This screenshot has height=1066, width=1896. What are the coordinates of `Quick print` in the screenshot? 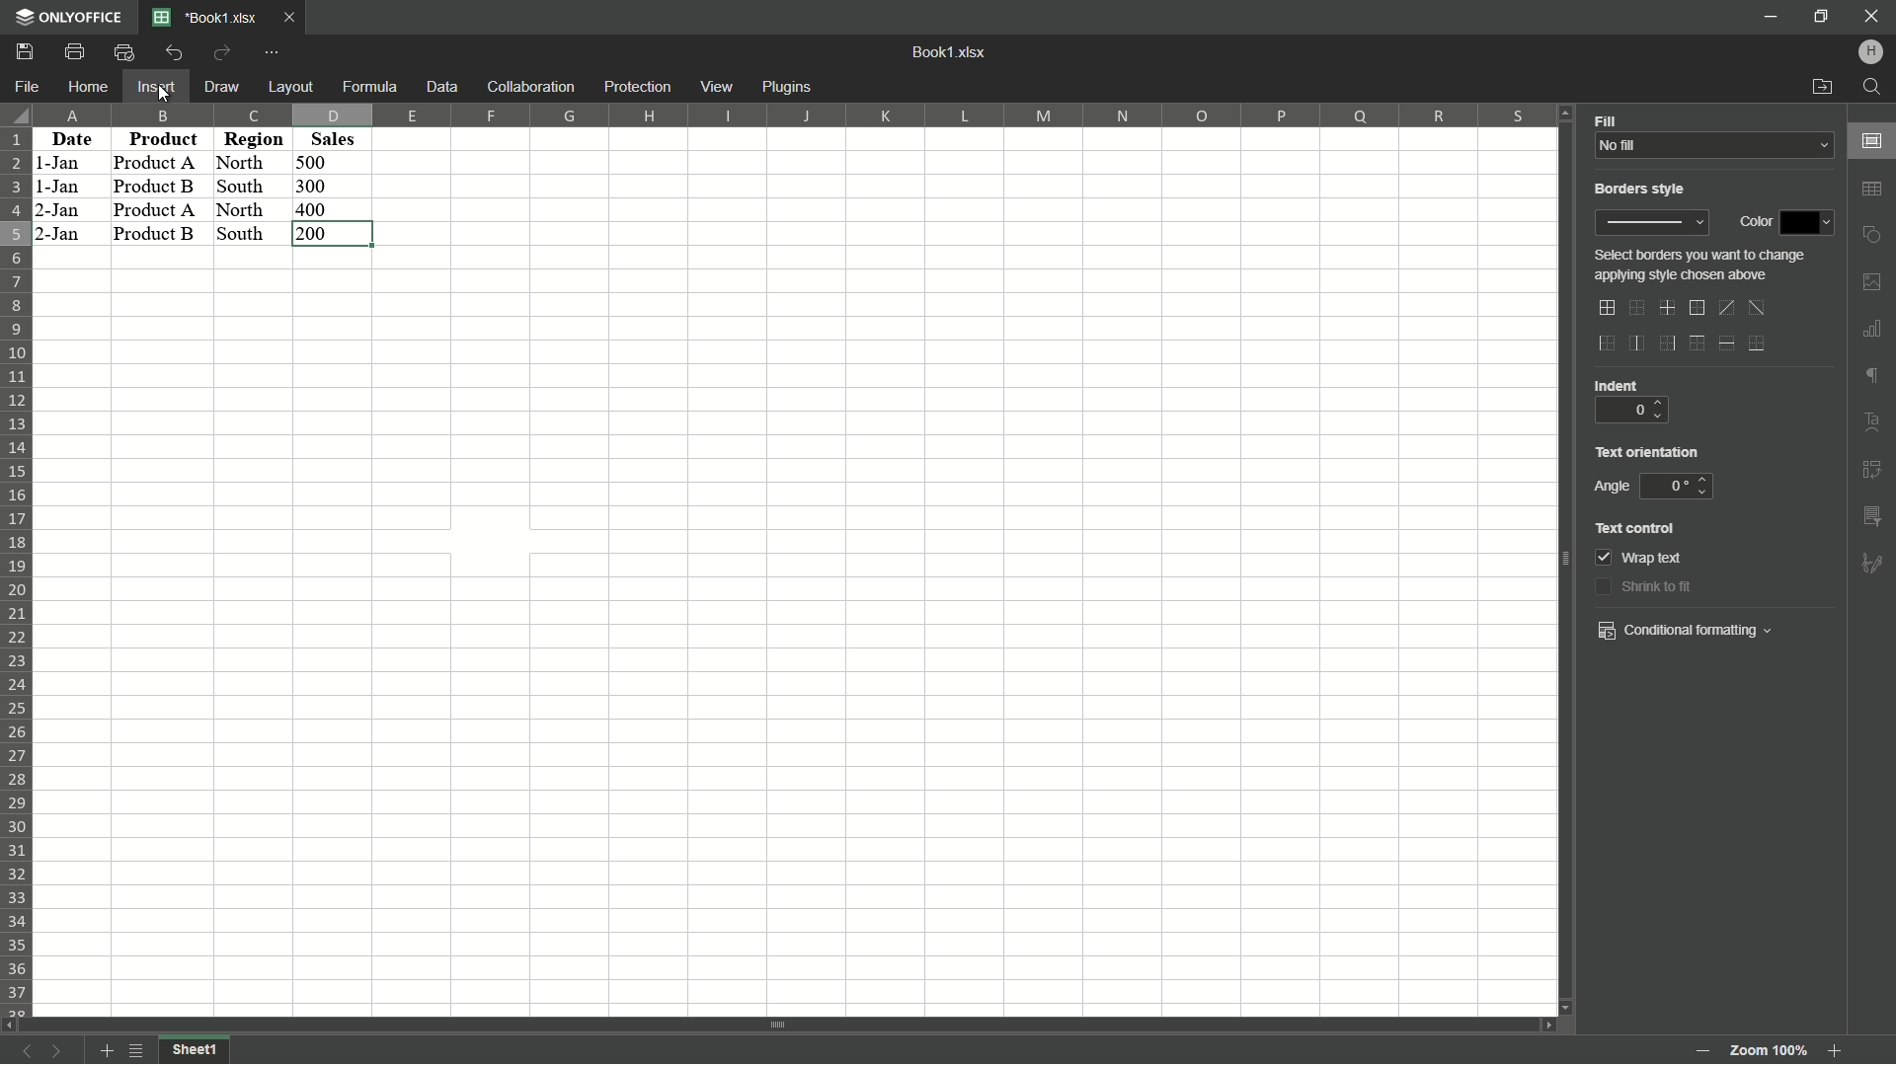 It's located at (122, 54).